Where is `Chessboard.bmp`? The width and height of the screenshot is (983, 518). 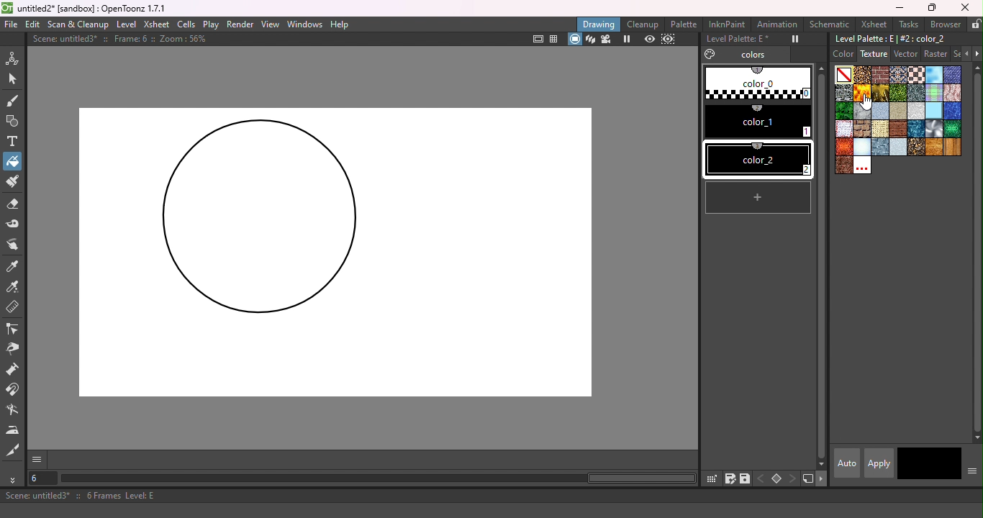 Chessboard.bmp is located at coordinates (916, 75).